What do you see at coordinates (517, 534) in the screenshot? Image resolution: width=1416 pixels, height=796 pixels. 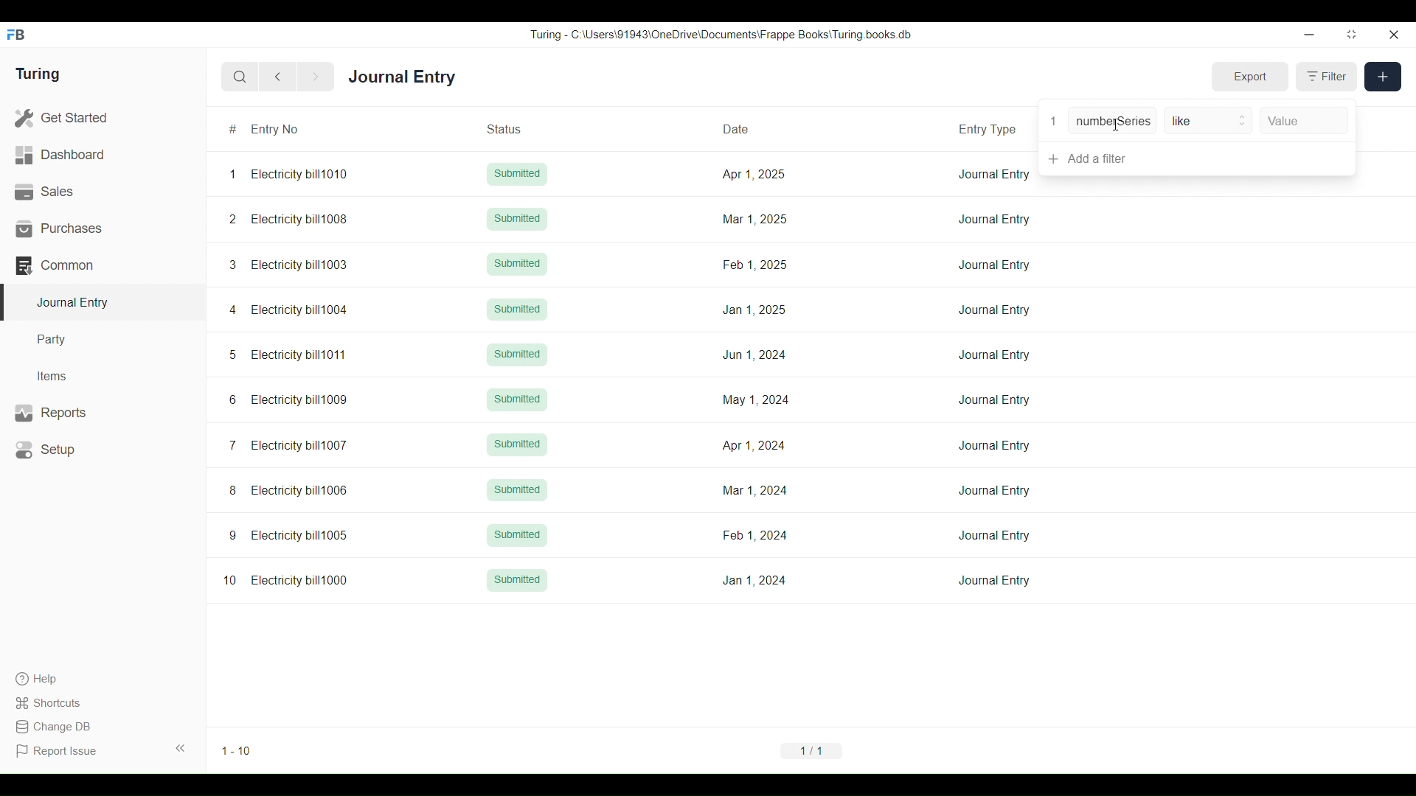 I see `Submitted` at bounding box center [517, 534].